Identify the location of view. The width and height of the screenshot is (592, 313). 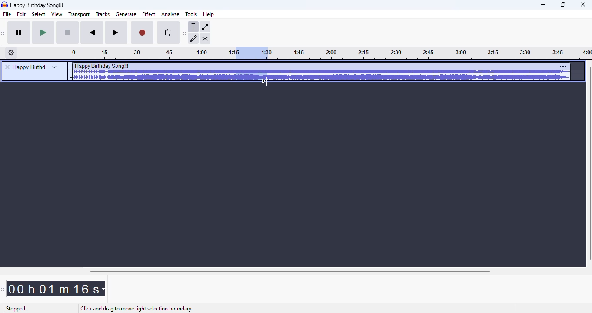
(56, 14).